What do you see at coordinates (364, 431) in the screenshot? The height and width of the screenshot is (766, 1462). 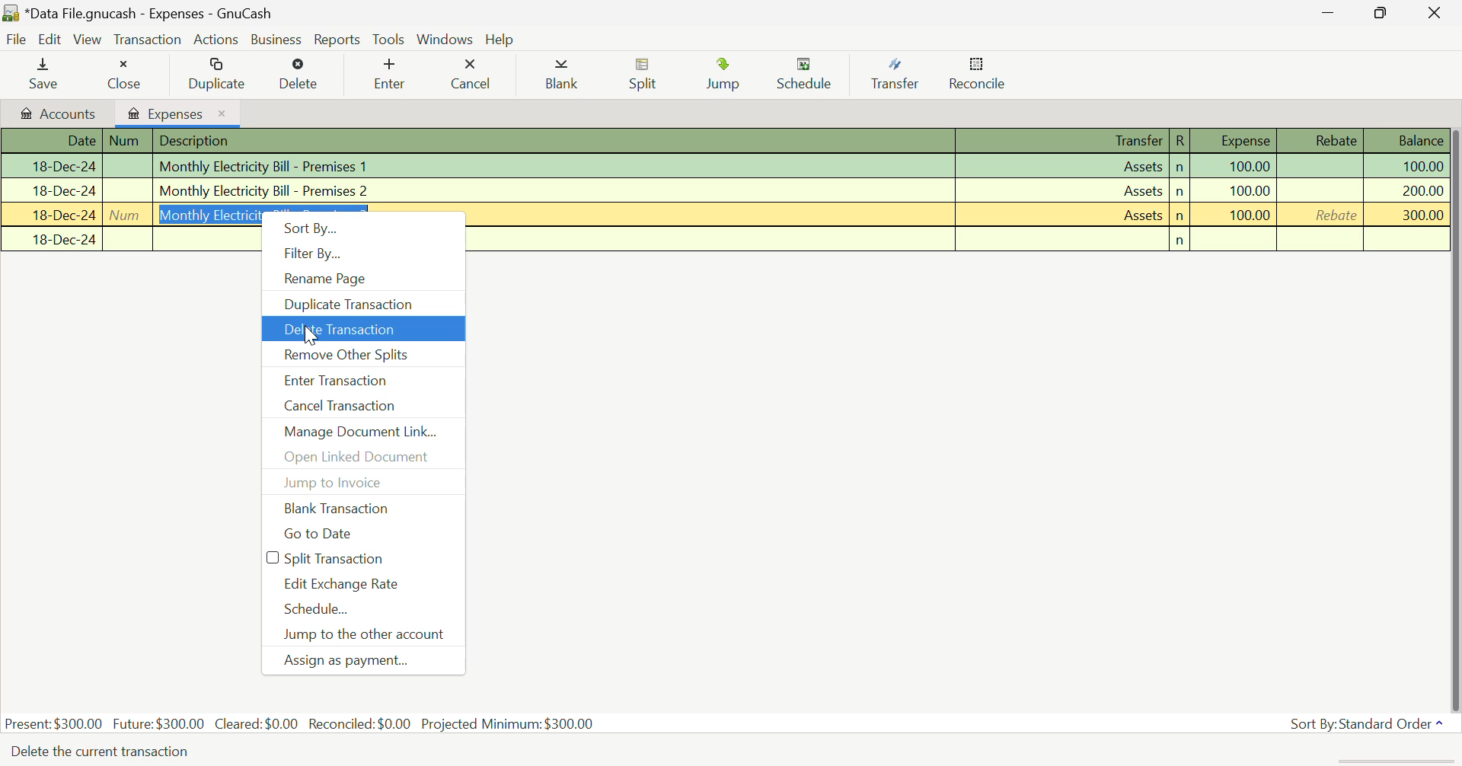 I see `Manage Document Link...` at bounding box center [364, 431].